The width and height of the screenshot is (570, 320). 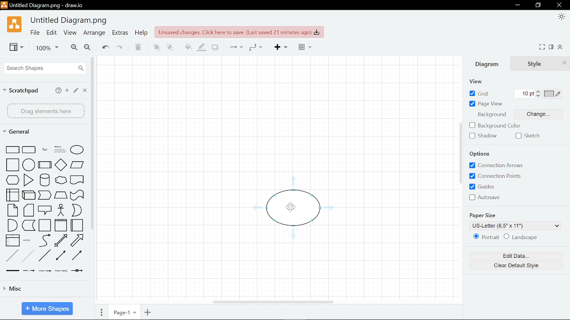 What do you see at coordinates (137, 47) in the screenshot?
I see `Delete` at bounding box center [137, 47].